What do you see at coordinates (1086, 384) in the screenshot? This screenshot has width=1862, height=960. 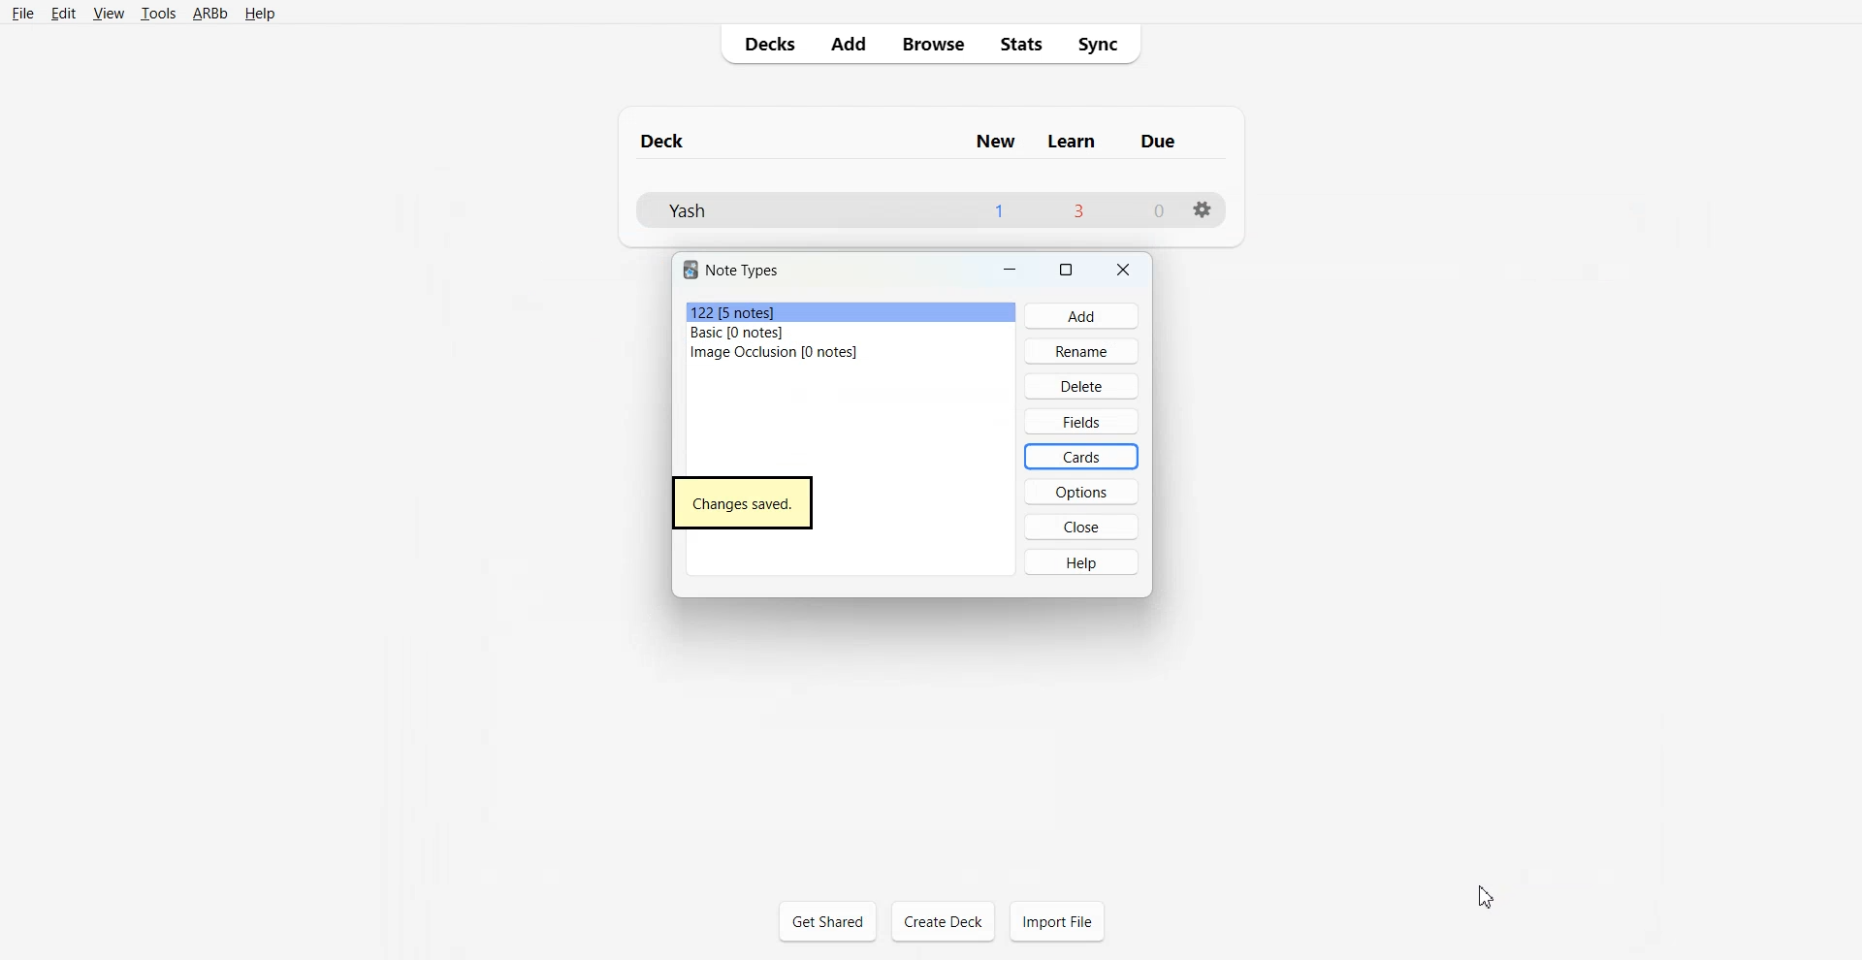 I see `delete` at bounding box center [1086, 384].